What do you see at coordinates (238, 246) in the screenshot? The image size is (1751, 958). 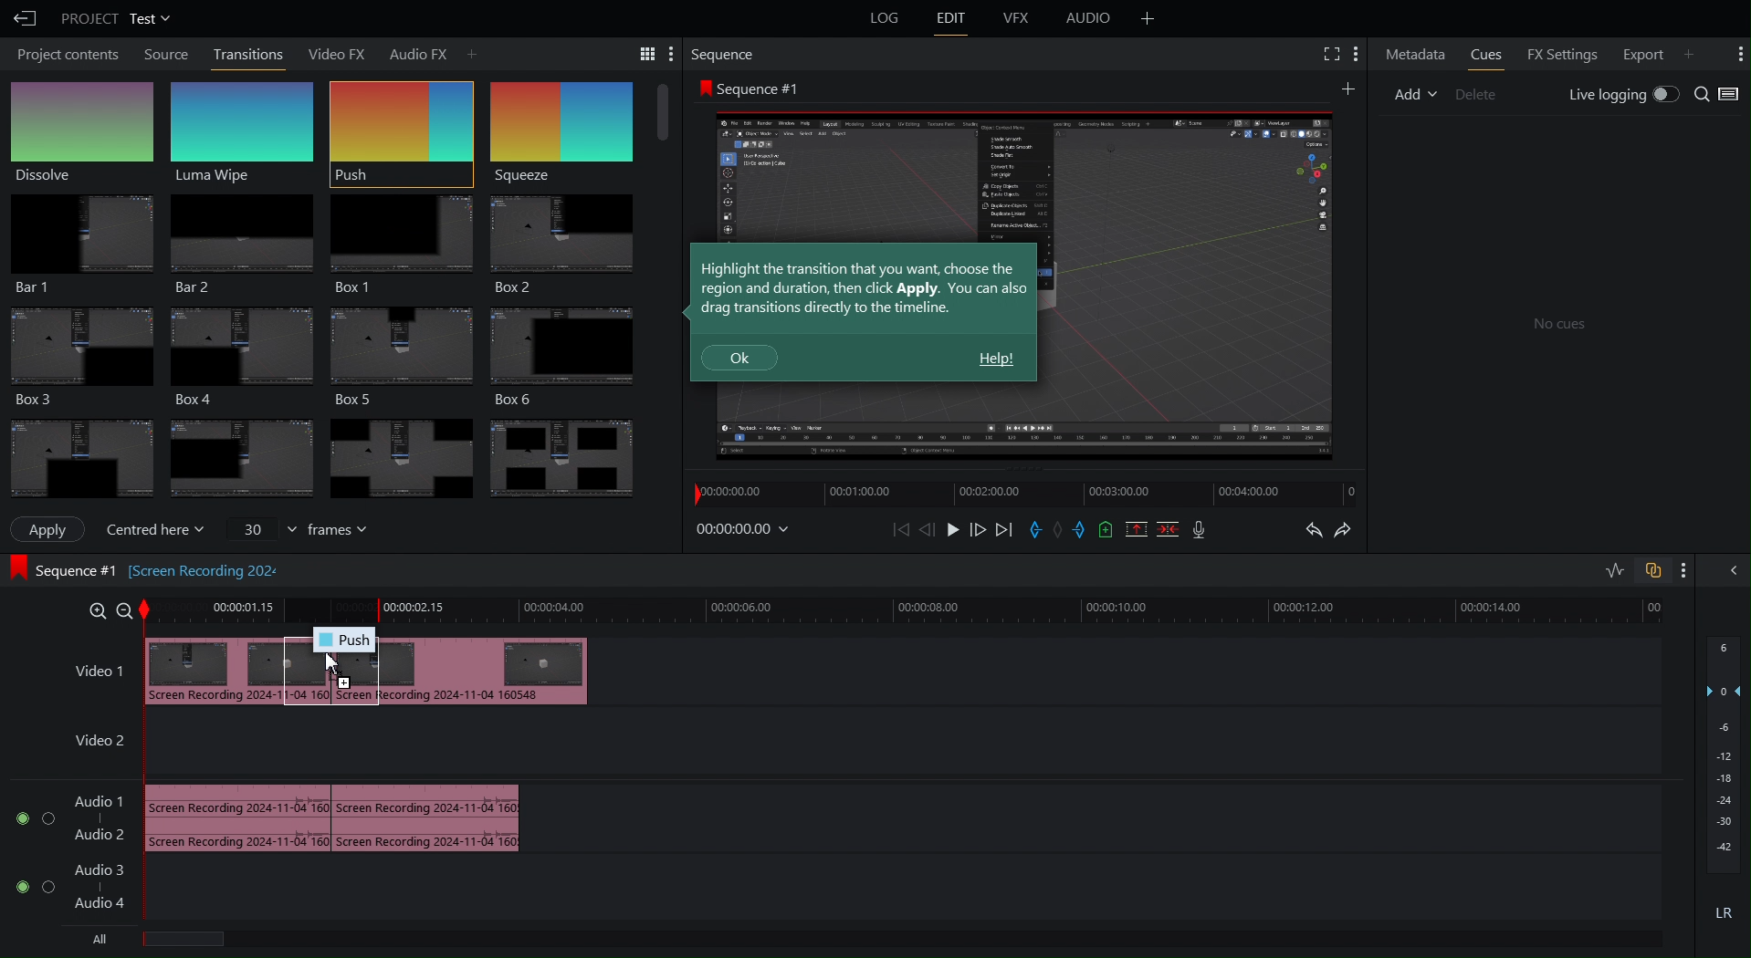 I see `Bar 2` at bounding box center [238, 246].